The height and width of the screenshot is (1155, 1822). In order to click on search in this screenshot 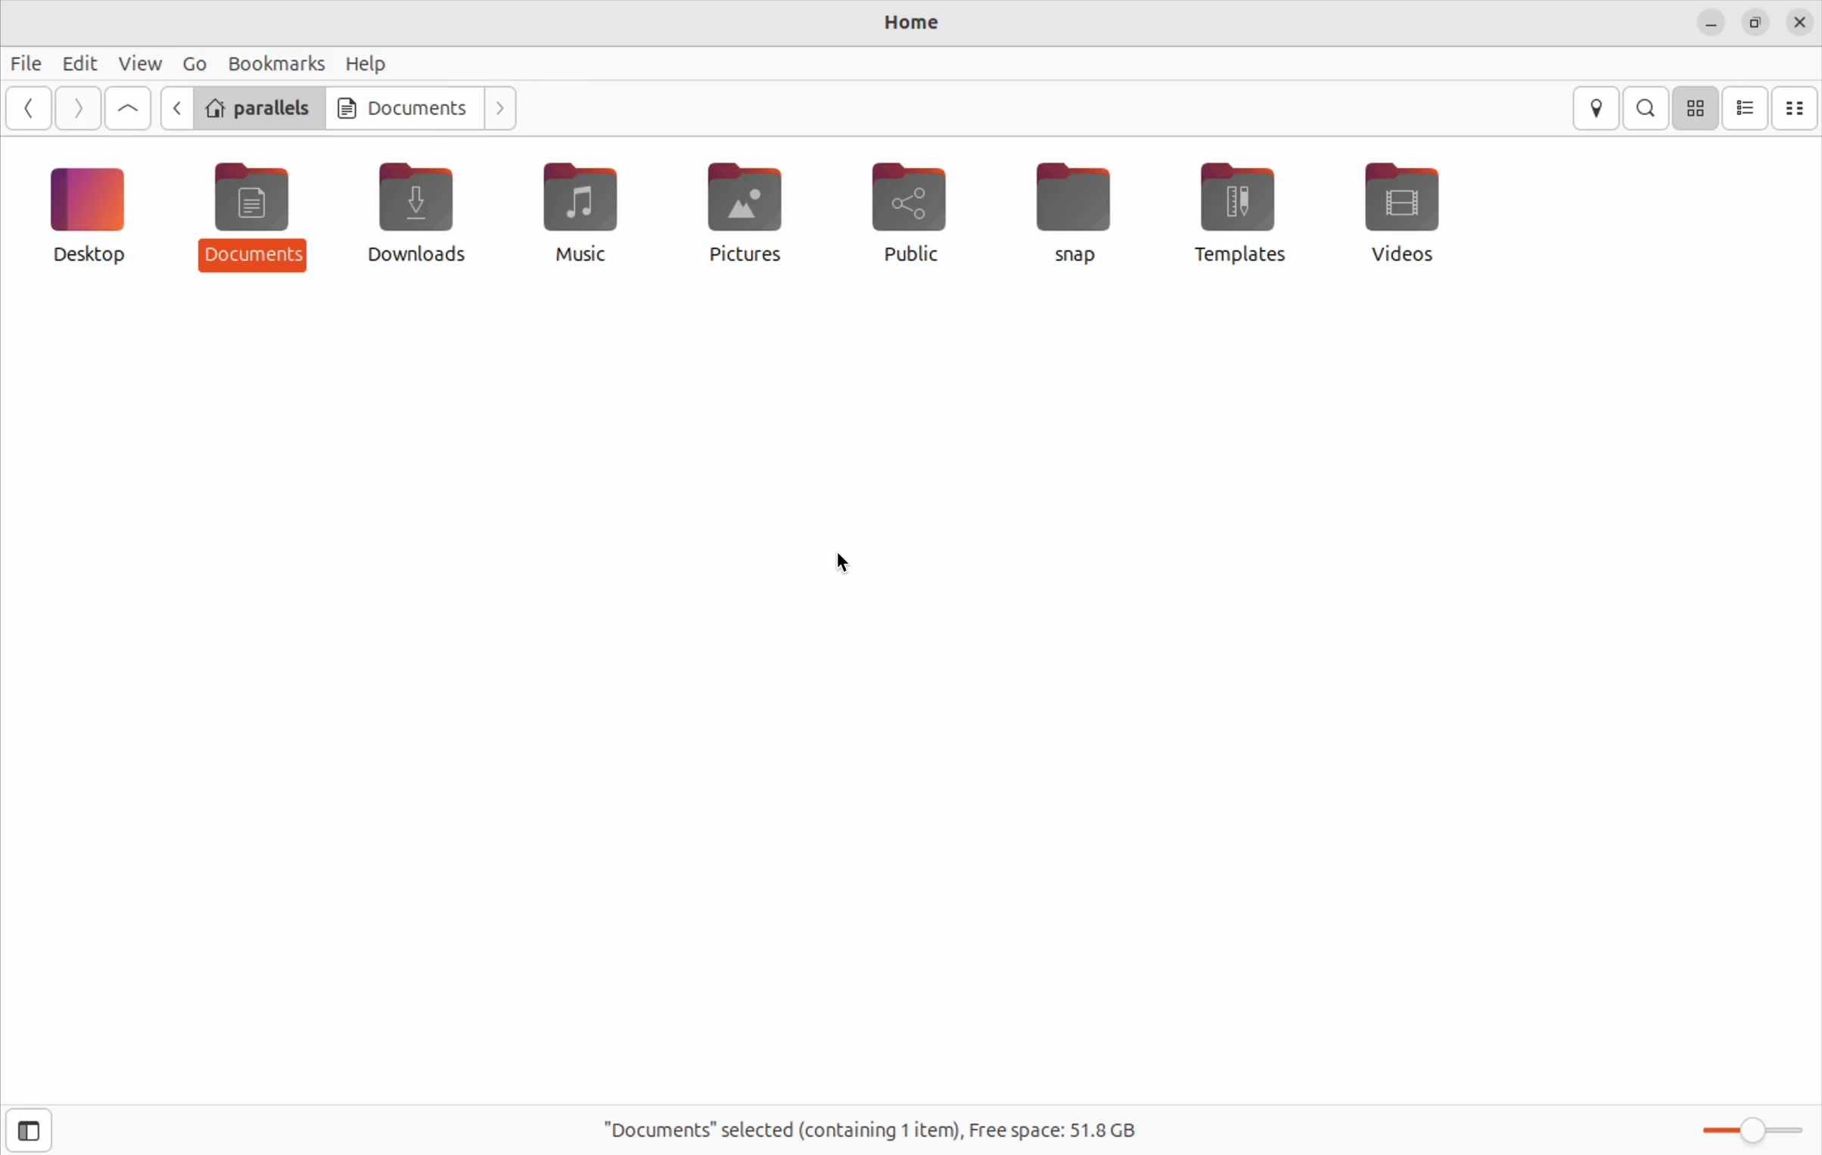, I will do `click(1648, 107)`.